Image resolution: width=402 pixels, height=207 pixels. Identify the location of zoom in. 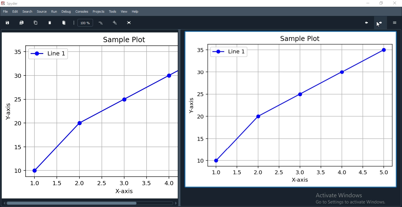
(115, 23).